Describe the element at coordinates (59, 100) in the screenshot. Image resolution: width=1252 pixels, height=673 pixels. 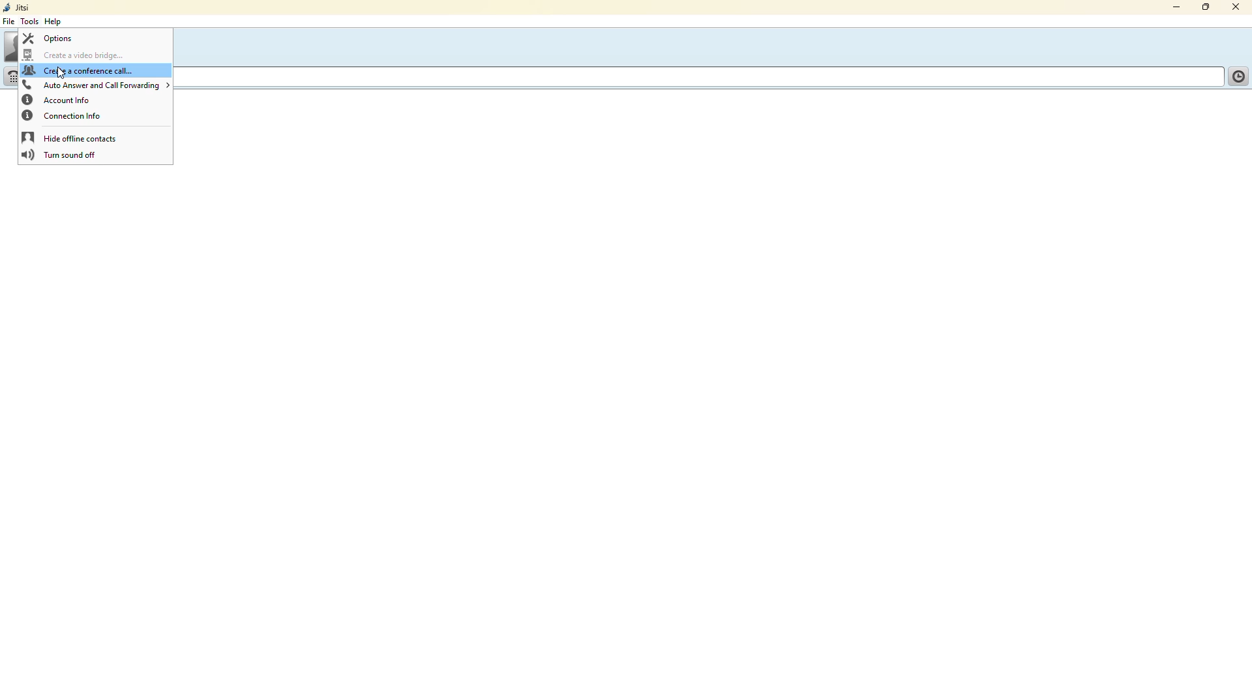
I see `account info` at that location.